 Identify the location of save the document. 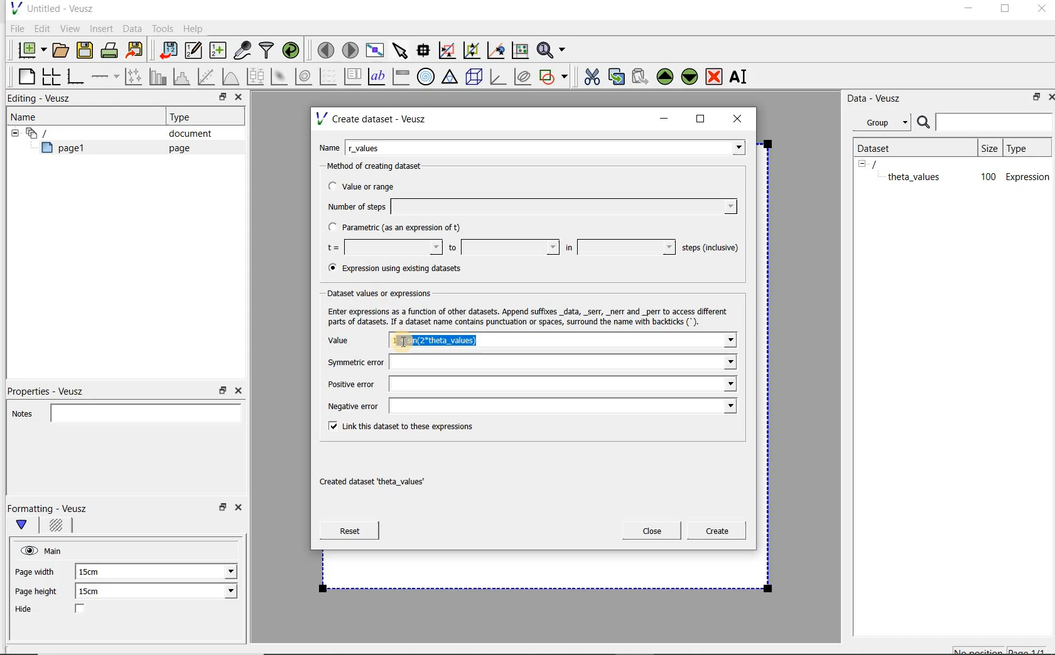
(88, 51).